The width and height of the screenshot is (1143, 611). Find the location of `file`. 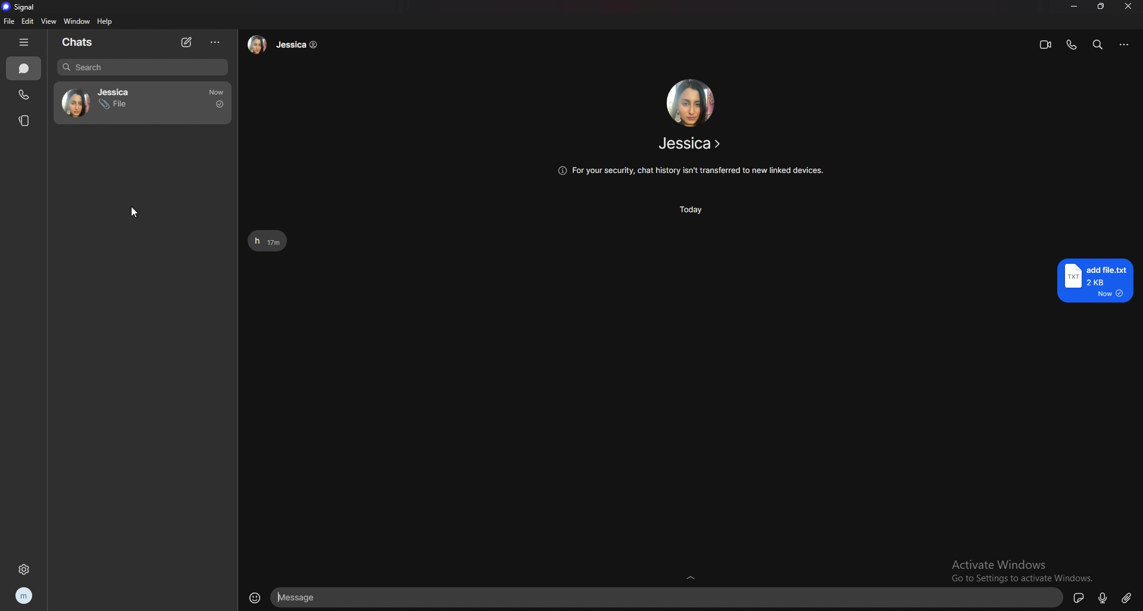

file is located at coordinates (115, 105).